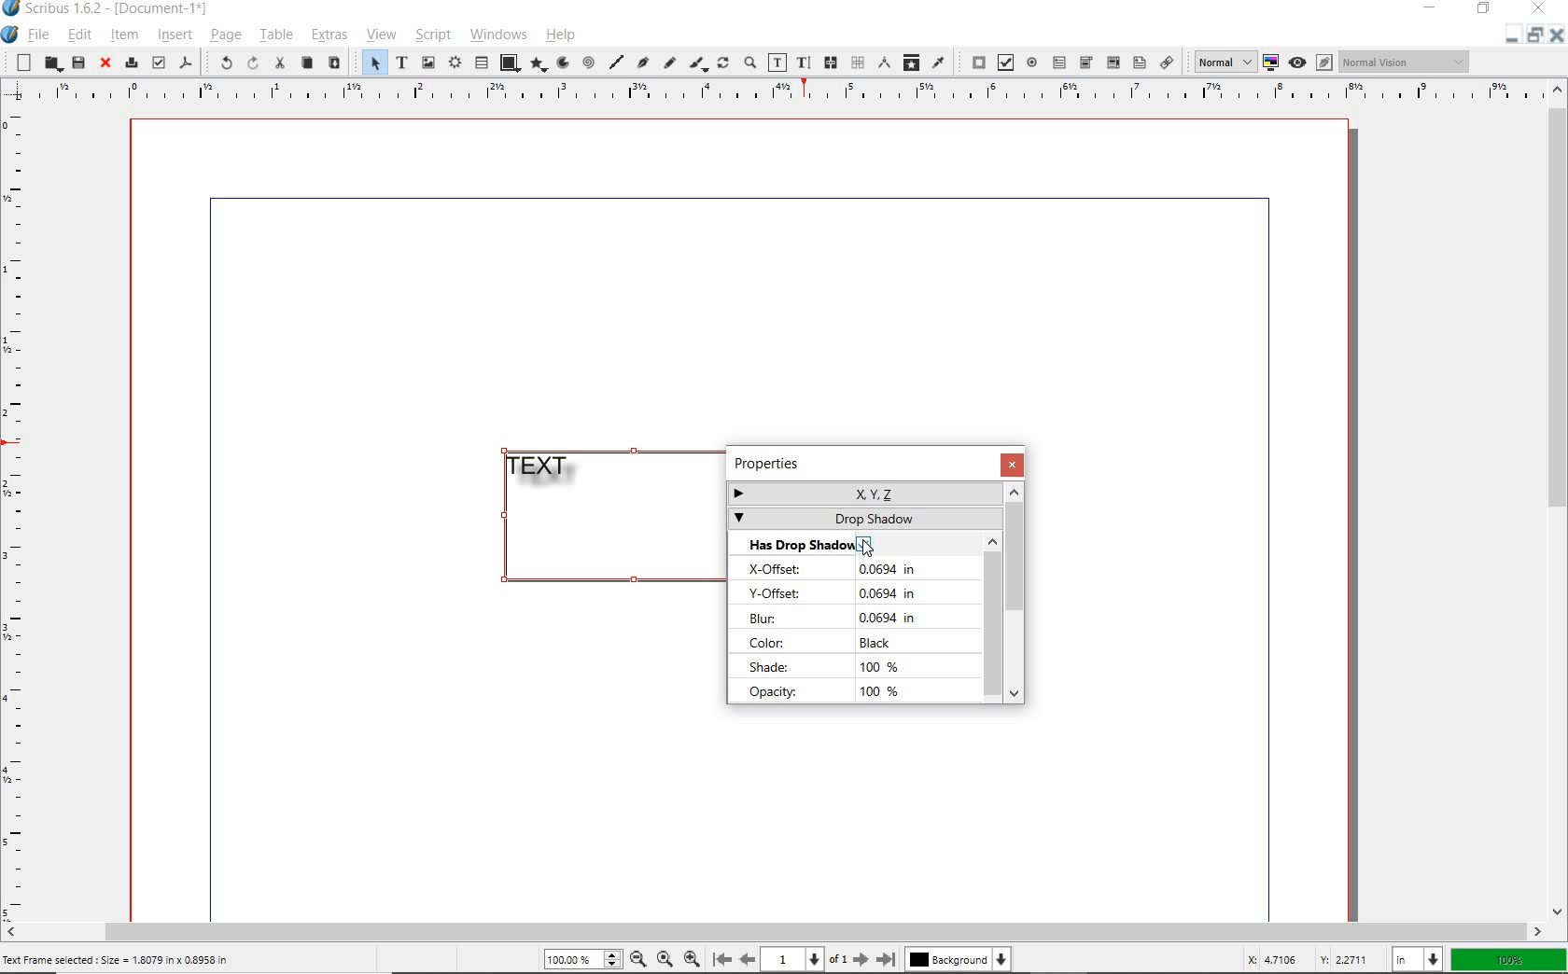  I want to click on page, so click(224, 37).